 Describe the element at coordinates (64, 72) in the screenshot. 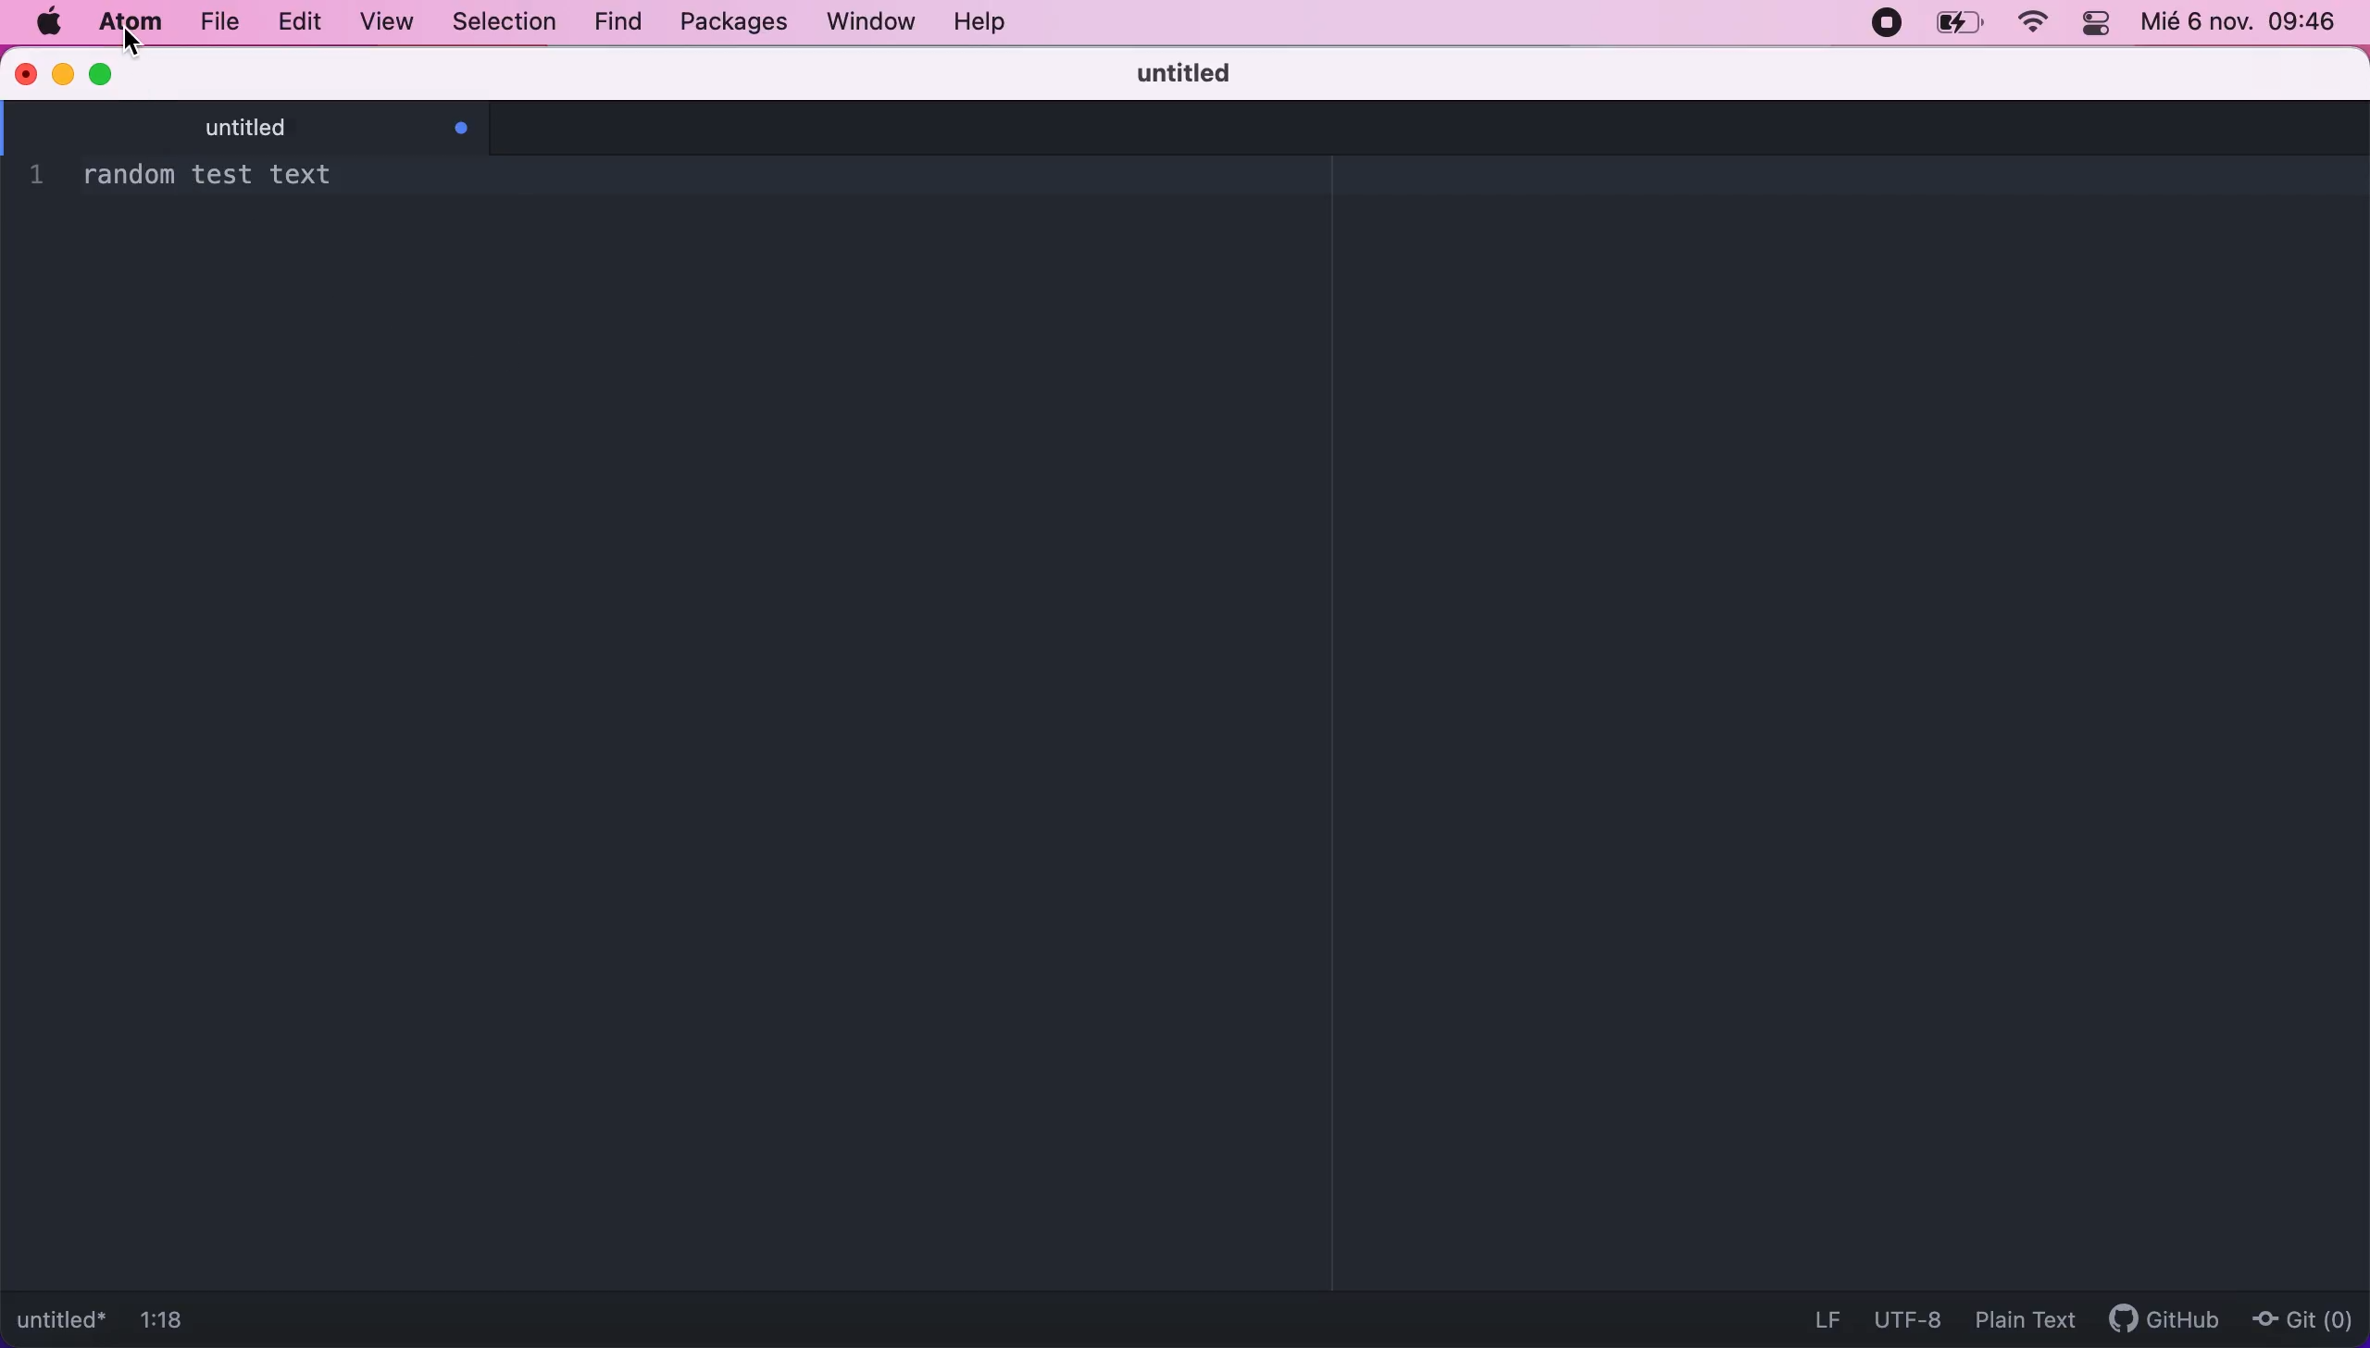

I see `minimize` at that location.